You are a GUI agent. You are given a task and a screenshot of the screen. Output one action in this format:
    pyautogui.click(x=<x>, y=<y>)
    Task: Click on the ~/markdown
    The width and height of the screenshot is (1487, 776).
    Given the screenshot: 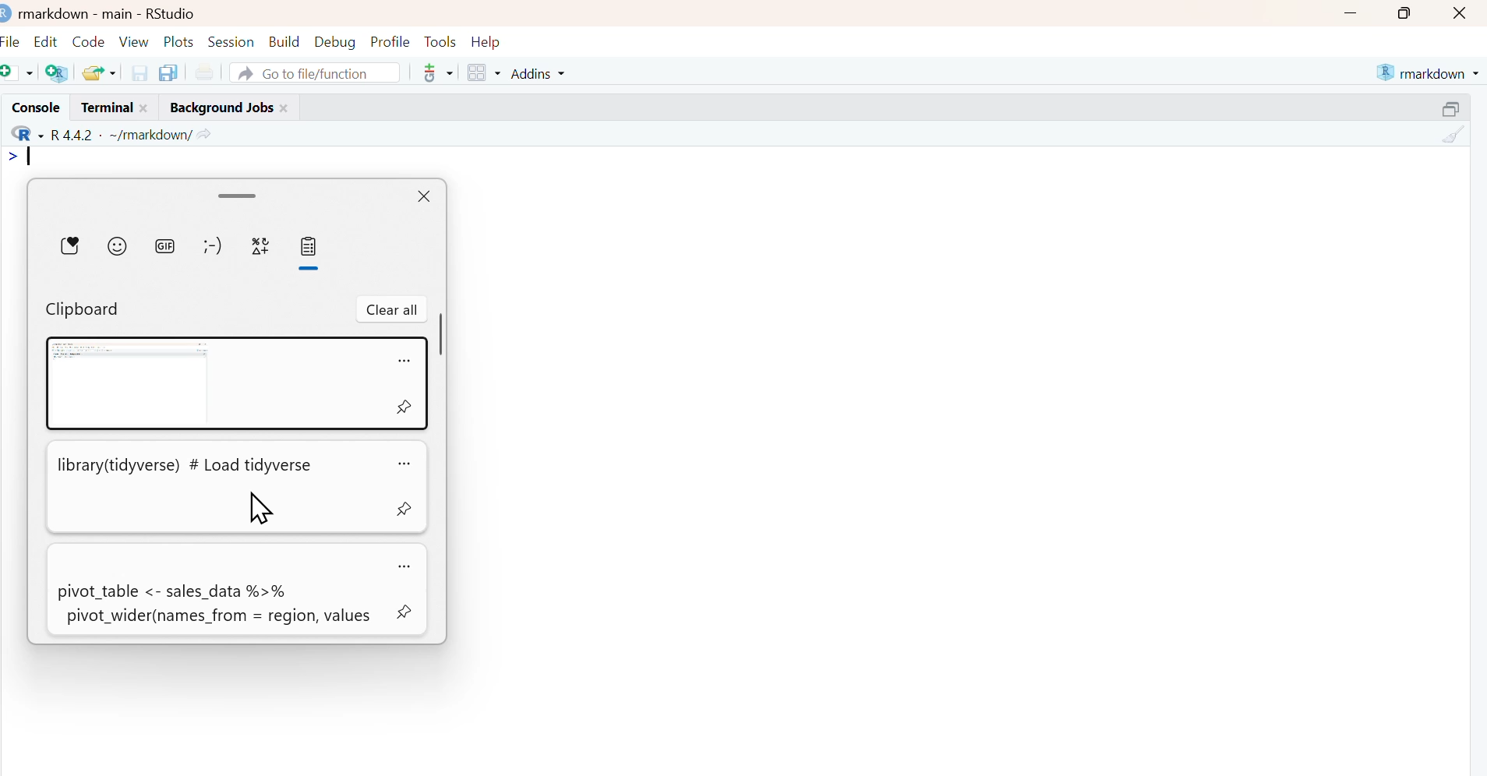 What is the action you would take?
    pyautogui.click(x=148, y=133)
    